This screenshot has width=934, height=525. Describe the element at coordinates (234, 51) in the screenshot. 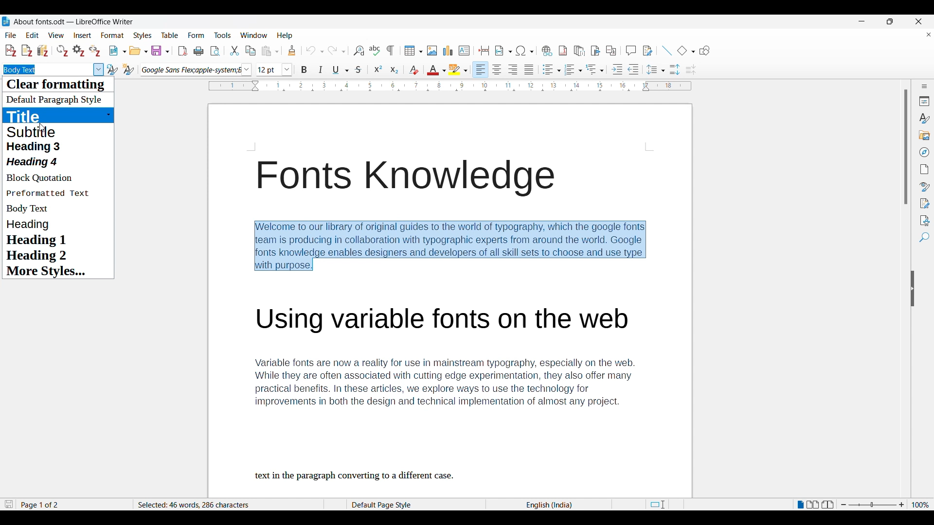

I see `Cut` at that location.